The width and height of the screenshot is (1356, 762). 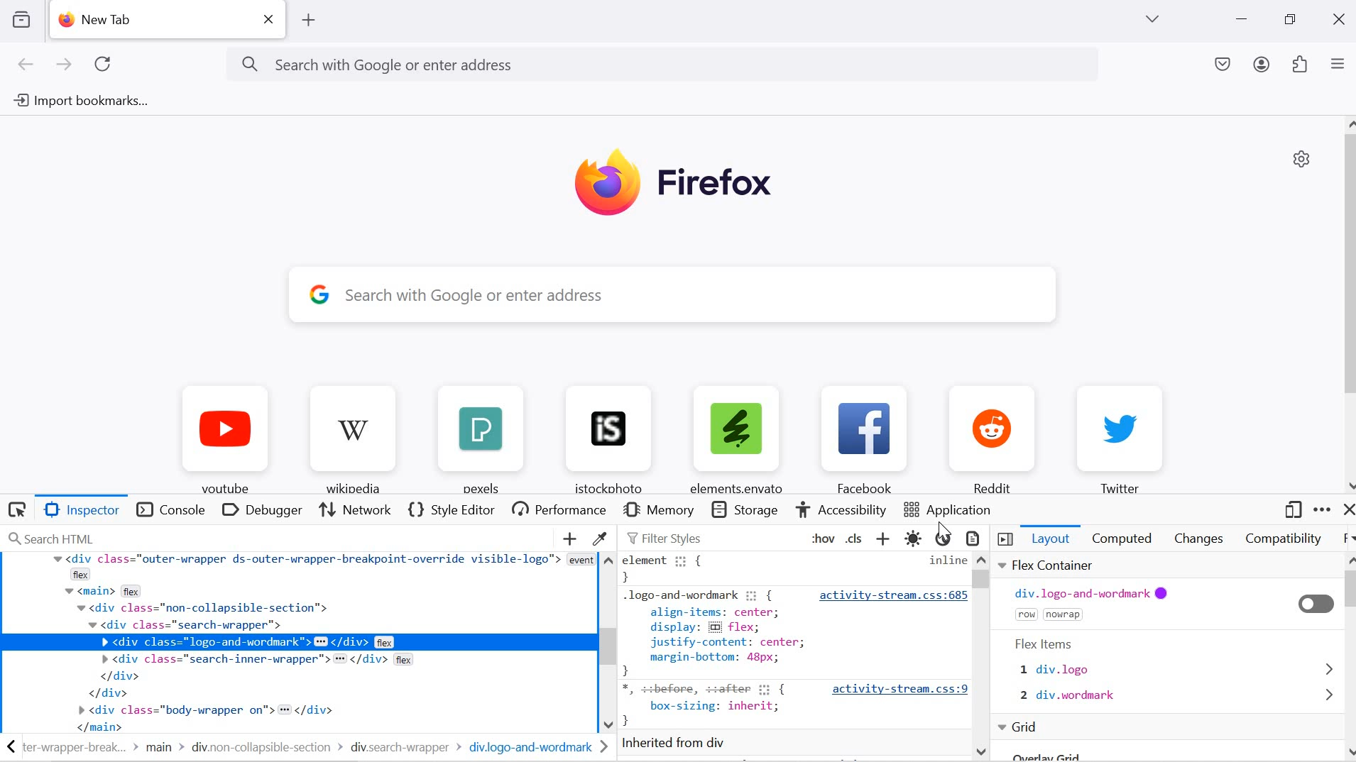 I want to click on Firefox Logo, so click(x=673, y=182).